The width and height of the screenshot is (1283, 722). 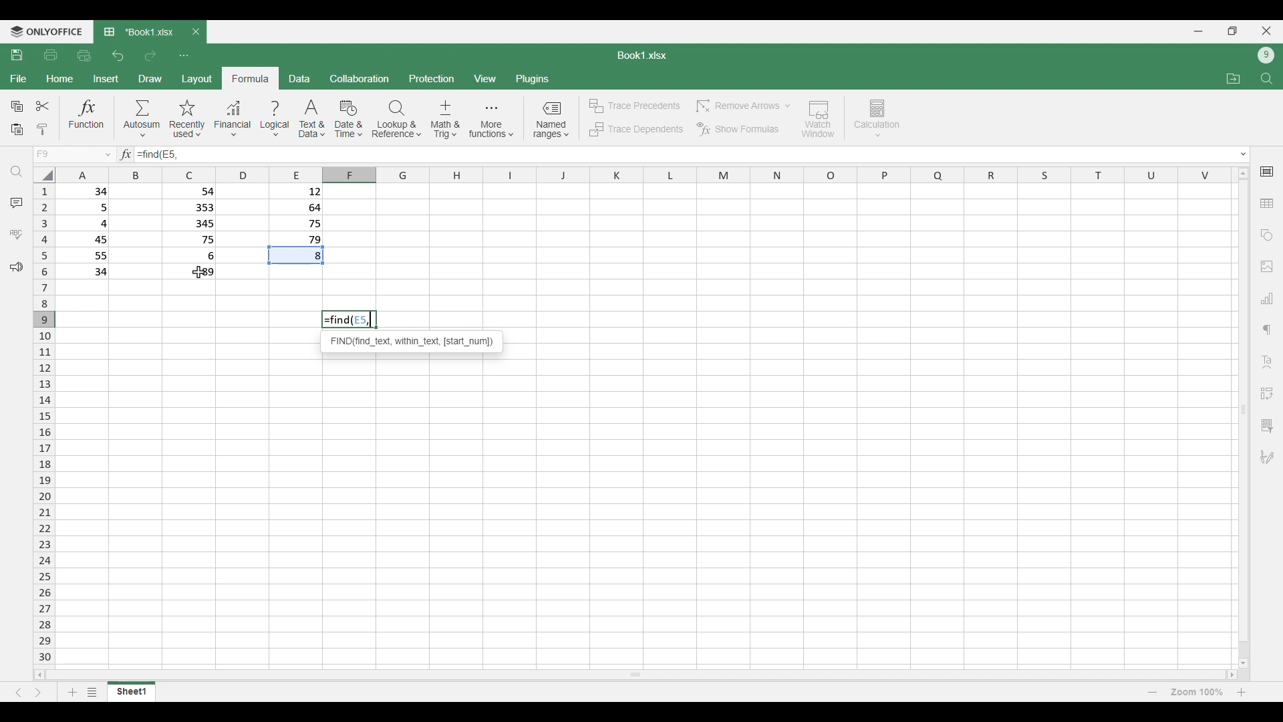 I want to click on Next, so click(x=38, y=693).